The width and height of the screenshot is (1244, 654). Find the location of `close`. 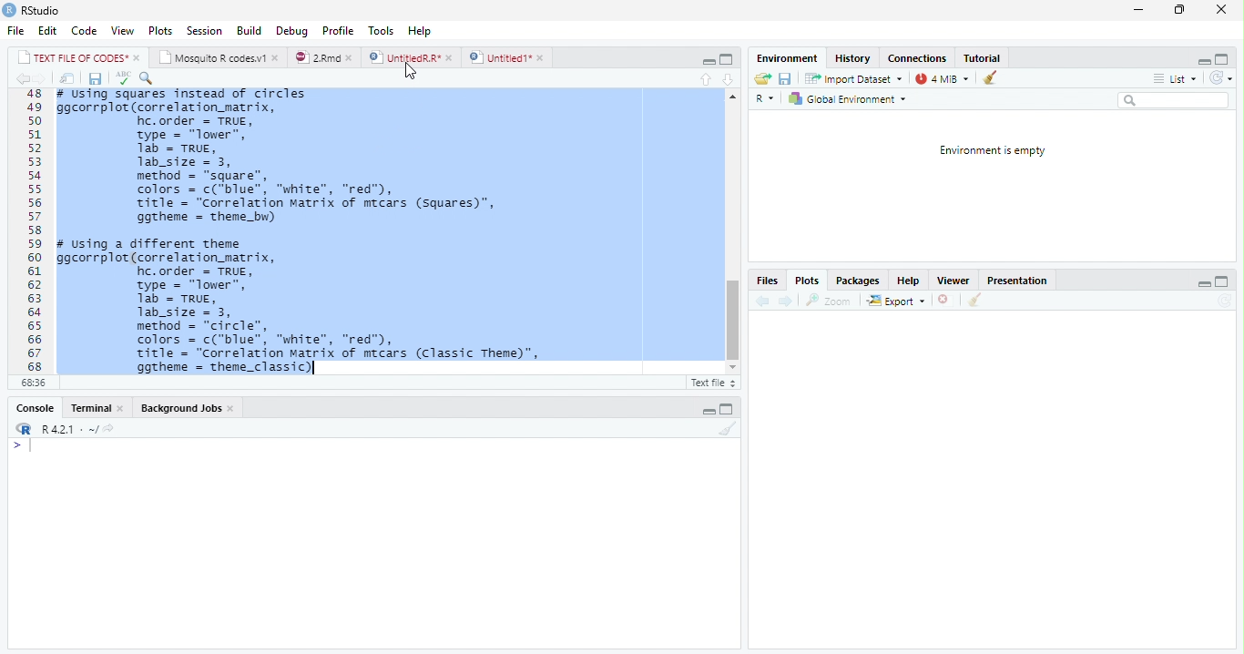

close is located at coordinates (1218, 9).